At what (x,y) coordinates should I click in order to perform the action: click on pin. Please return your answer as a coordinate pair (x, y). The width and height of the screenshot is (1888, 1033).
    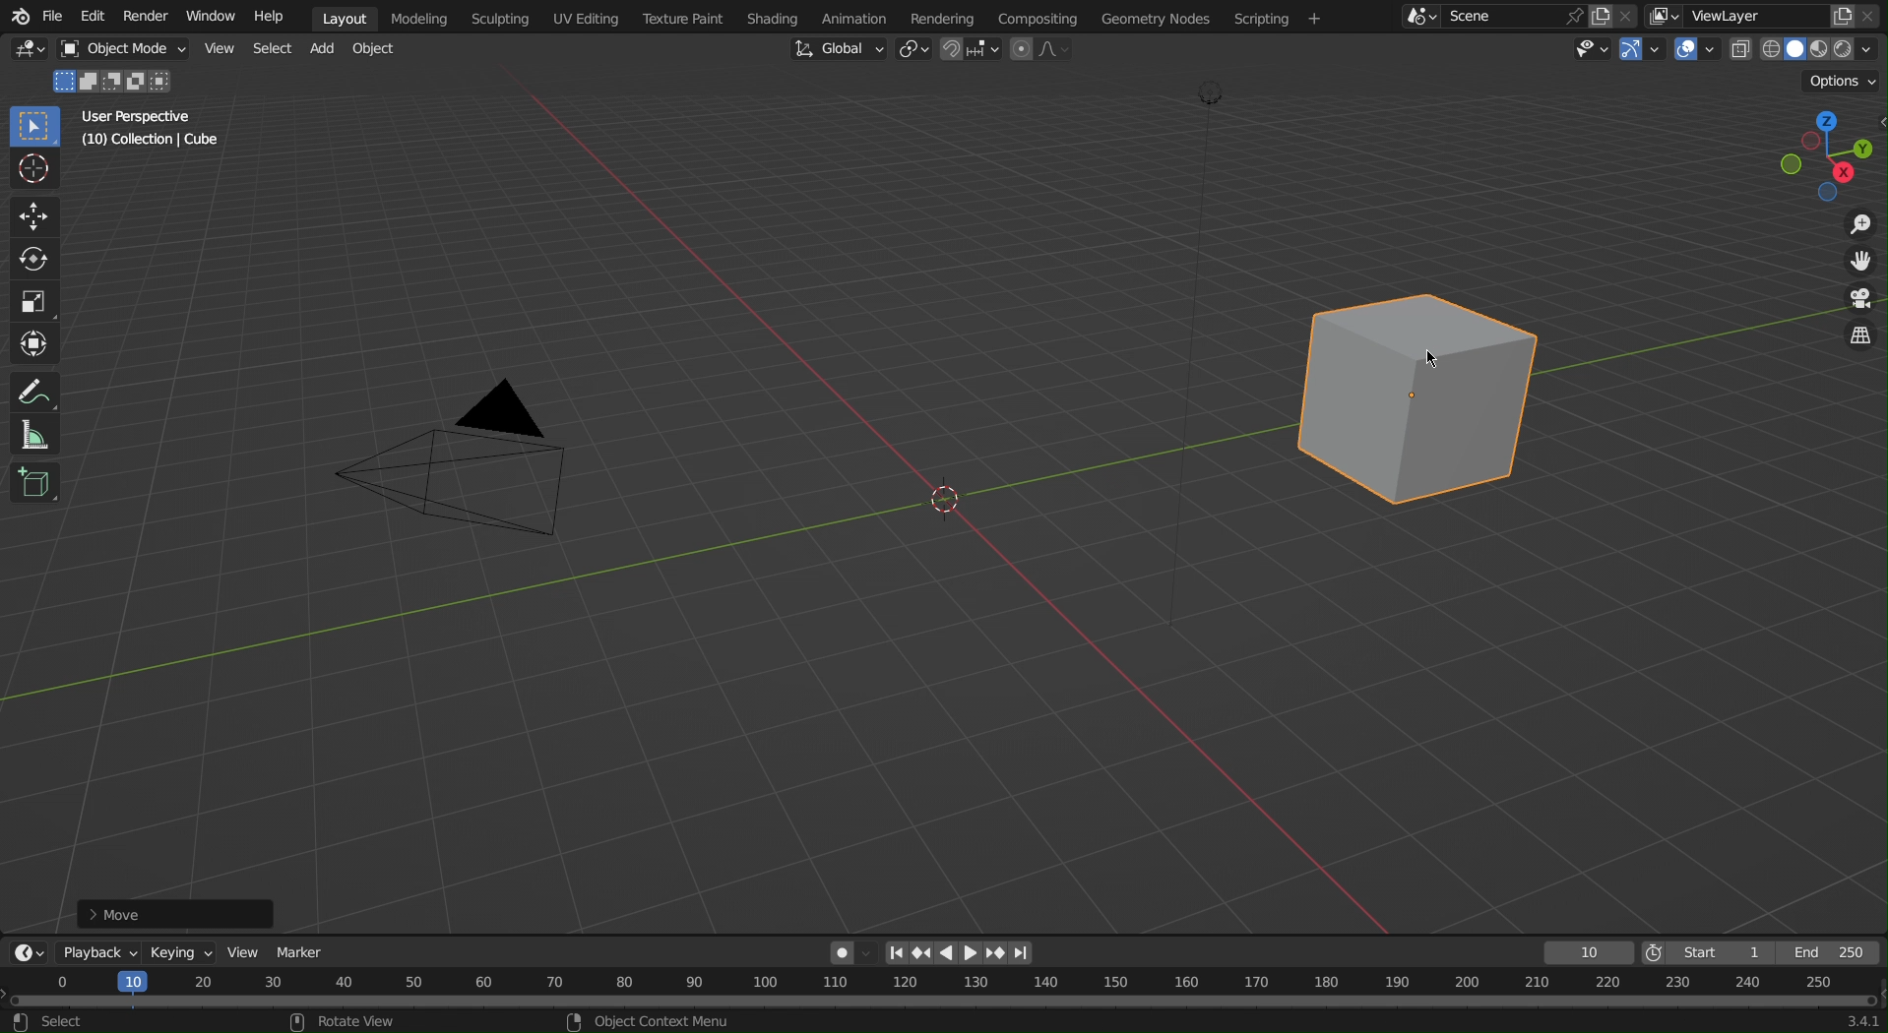
    Looking at the image, I should click on (1570, 16).